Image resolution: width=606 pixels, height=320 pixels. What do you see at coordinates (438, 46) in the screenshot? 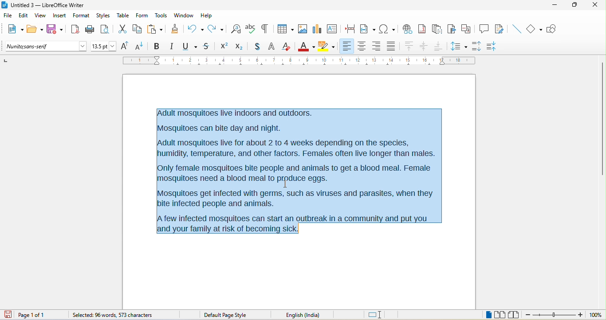
I see `align bottom` at bounding box center [438, 46].